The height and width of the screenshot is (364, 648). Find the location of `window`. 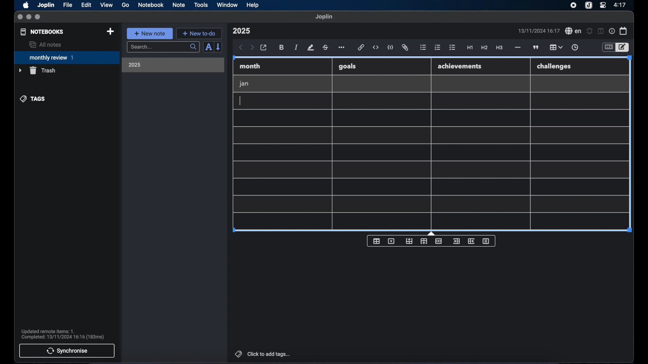

window is located at coordinates (227, 5).